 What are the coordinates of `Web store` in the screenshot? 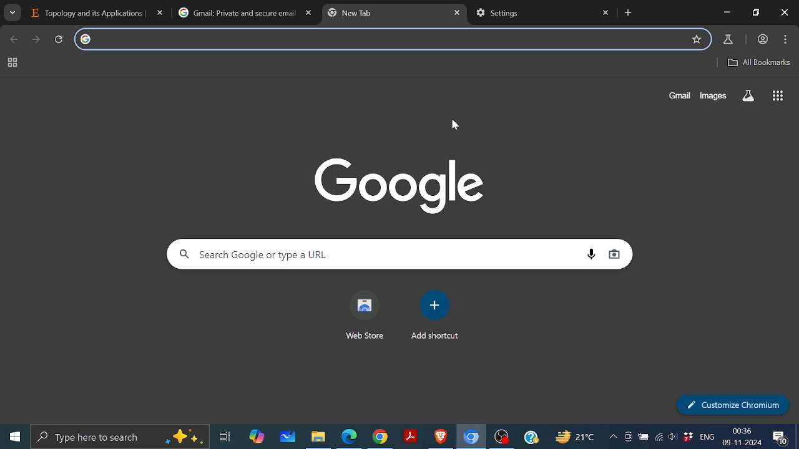 It's located at (364, 314).